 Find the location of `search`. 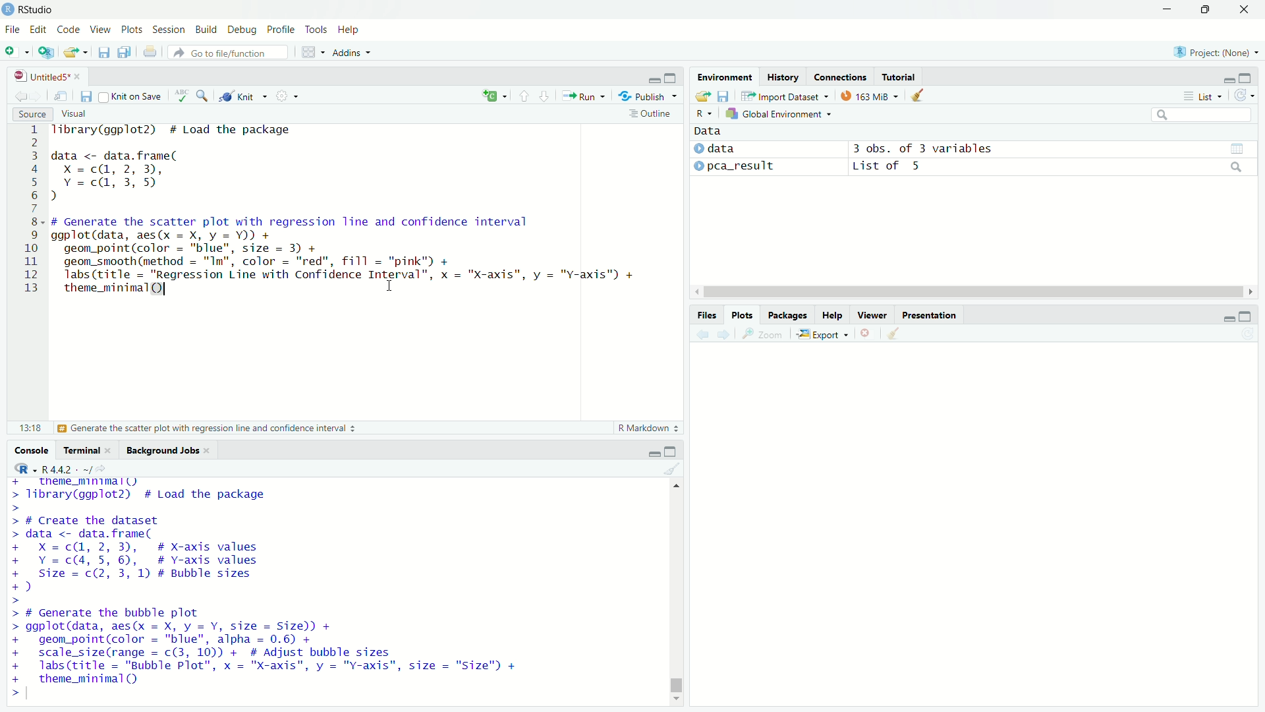

search is located at coordinates (1202, 115).